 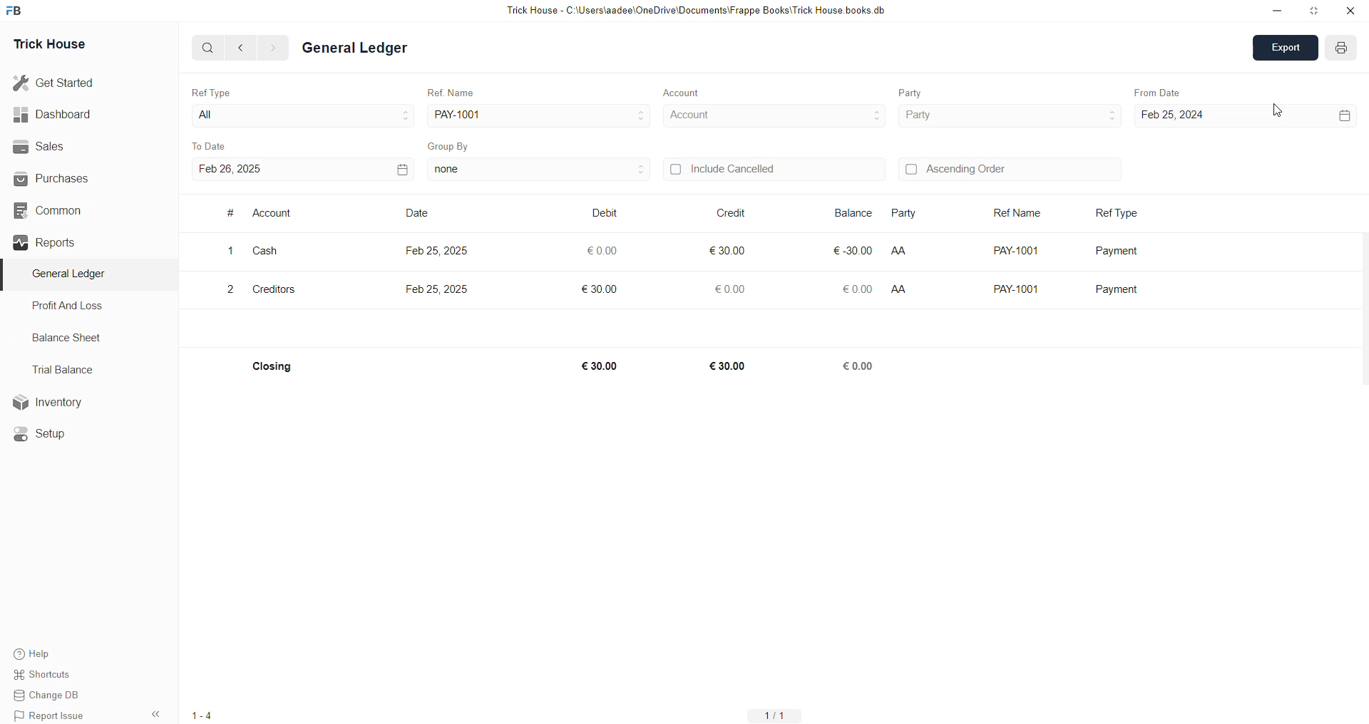 I want to click on 1, so click(x=230, y=249).